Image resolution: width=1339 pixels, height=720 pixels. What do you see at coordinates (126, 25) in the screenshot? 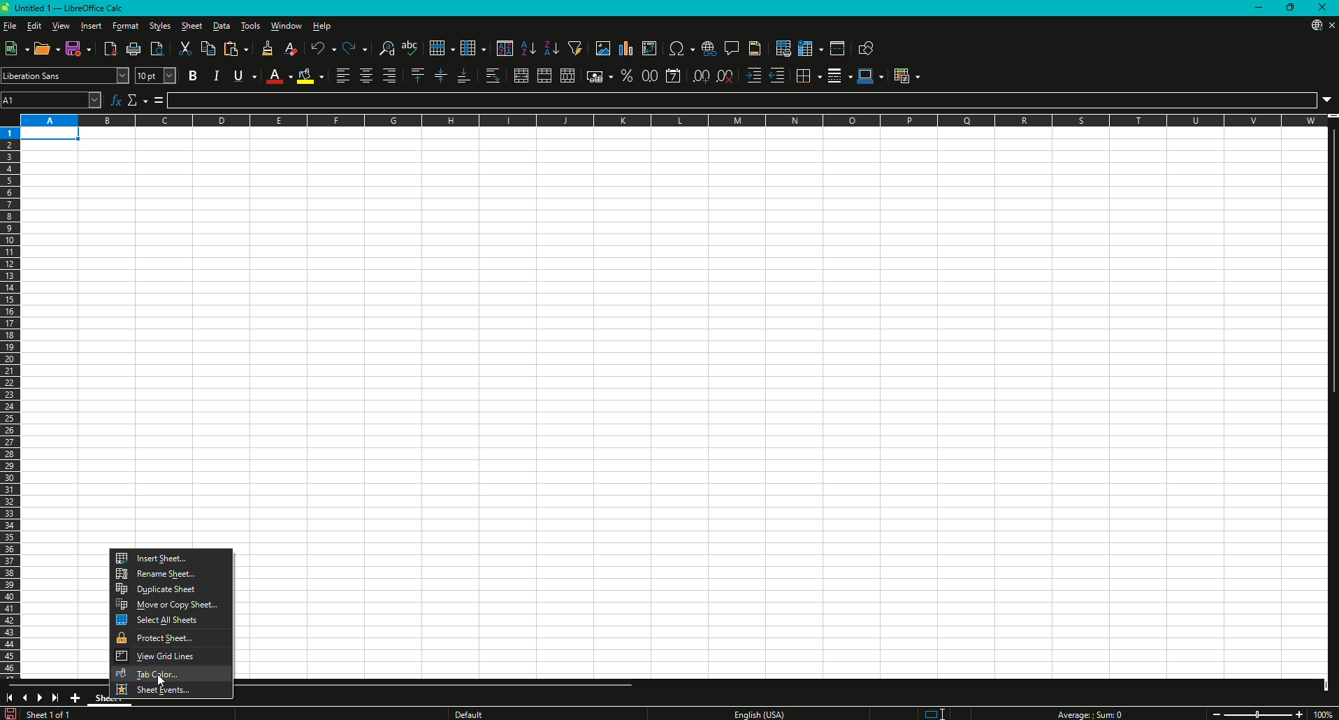
I see `Format` at bounding box center [126, 25].